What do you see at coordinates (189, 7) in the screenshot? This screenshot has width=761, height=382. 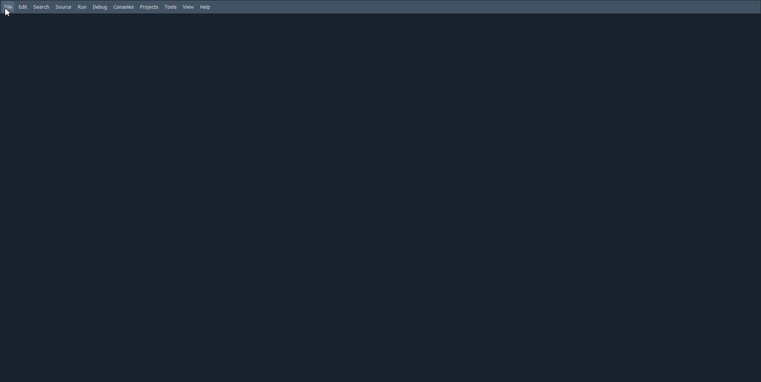 I see `View` at bounding box center [189, 7].